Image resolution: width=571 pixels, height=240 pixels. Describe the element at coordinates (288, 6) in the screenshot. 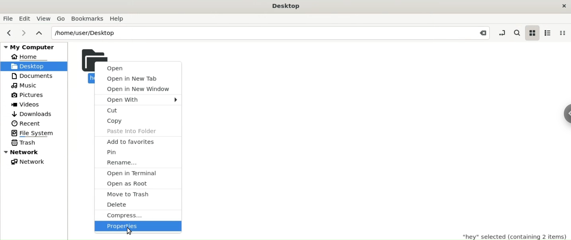

I see `Desktop` at that location.